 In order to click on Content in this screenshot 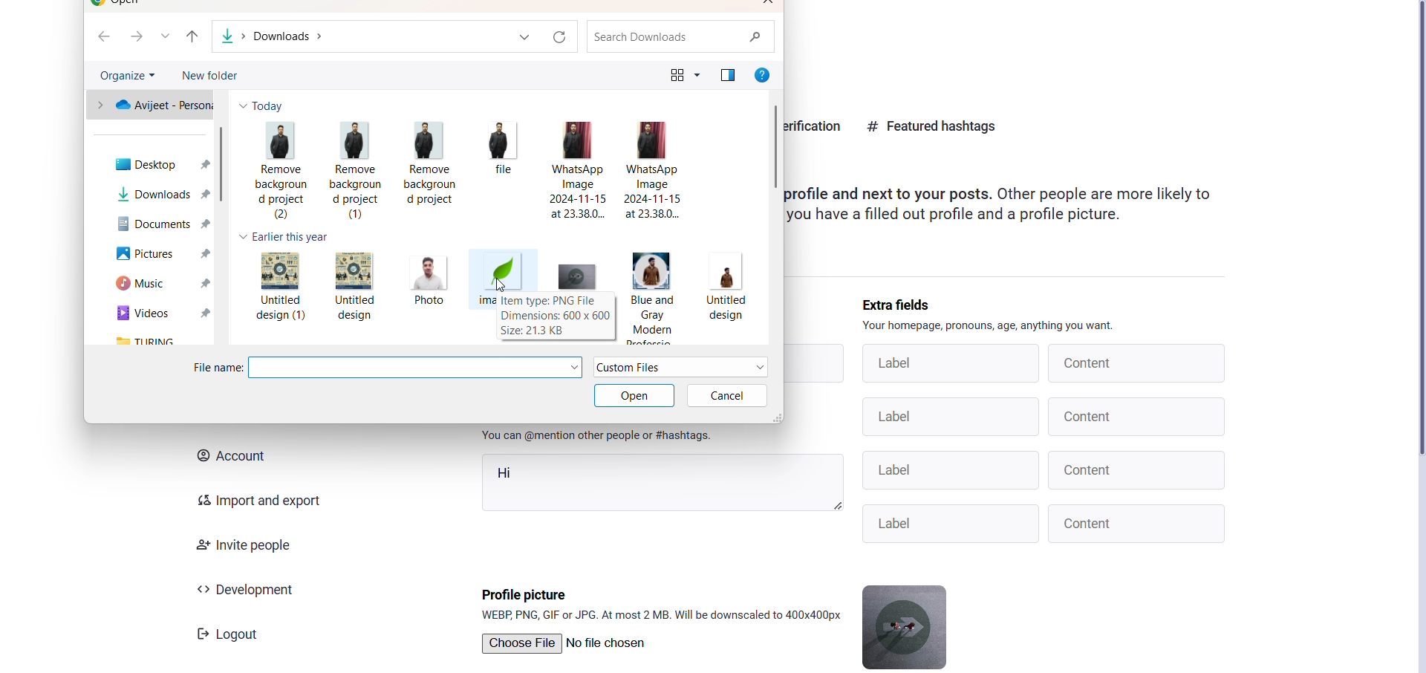, I will do `click(1138, 523)`.